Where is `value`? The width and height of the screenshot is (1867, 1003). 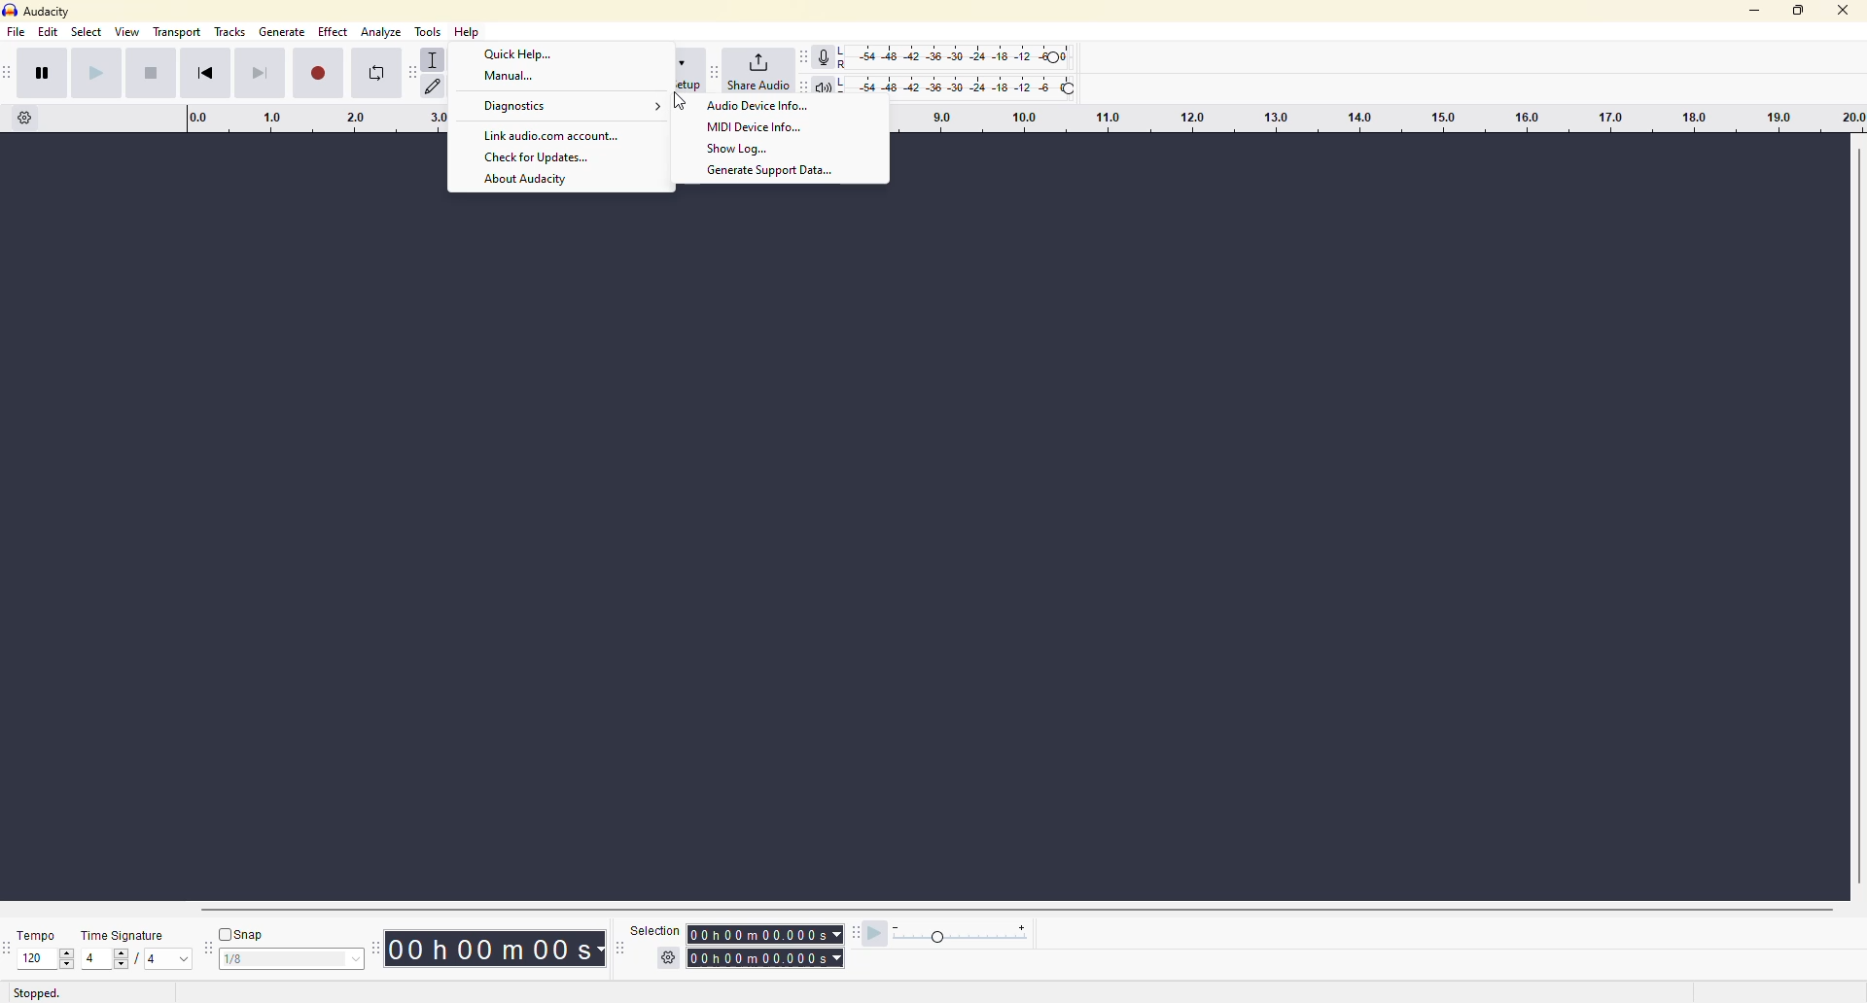 value is located at coordinates (166, 959).